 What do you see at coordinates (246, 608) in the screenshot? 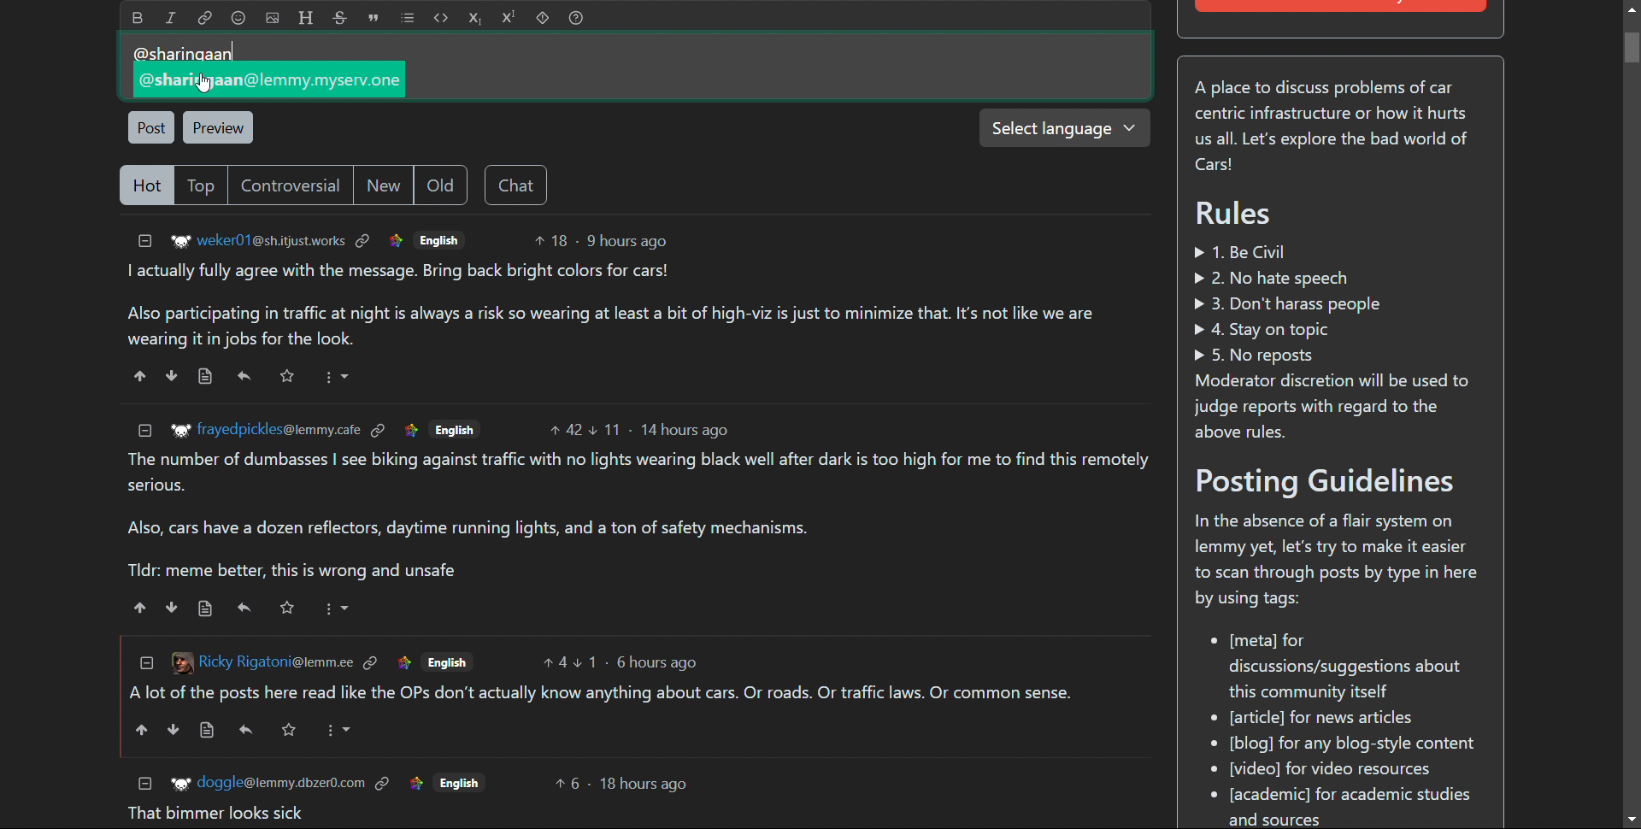
I see `reply` at bounding box center [246, 608].